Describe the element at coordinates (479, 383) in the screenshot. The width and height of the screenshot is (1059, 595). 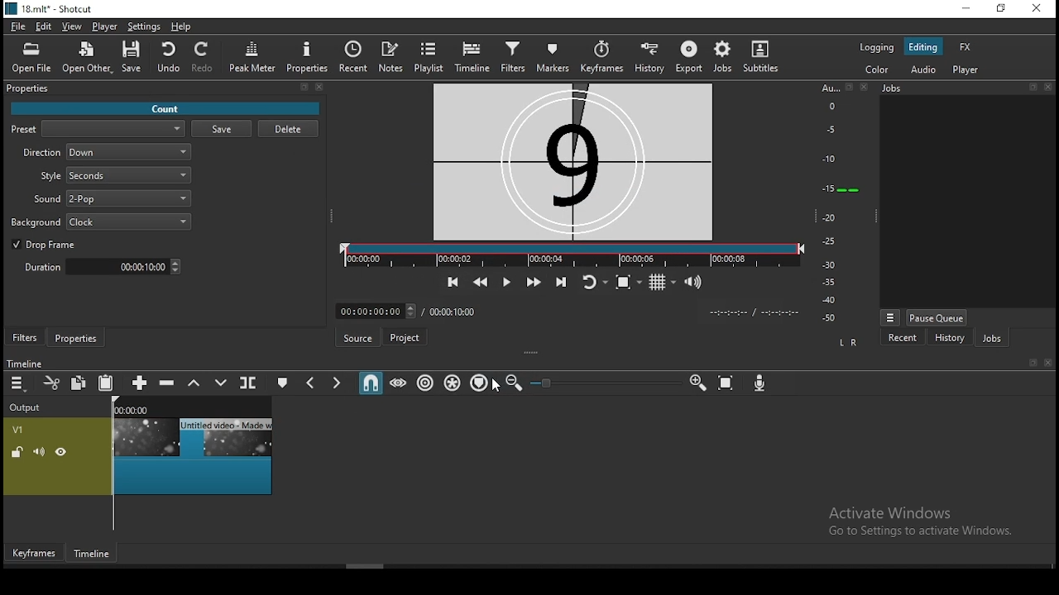
I see `ripple markers` at that location.